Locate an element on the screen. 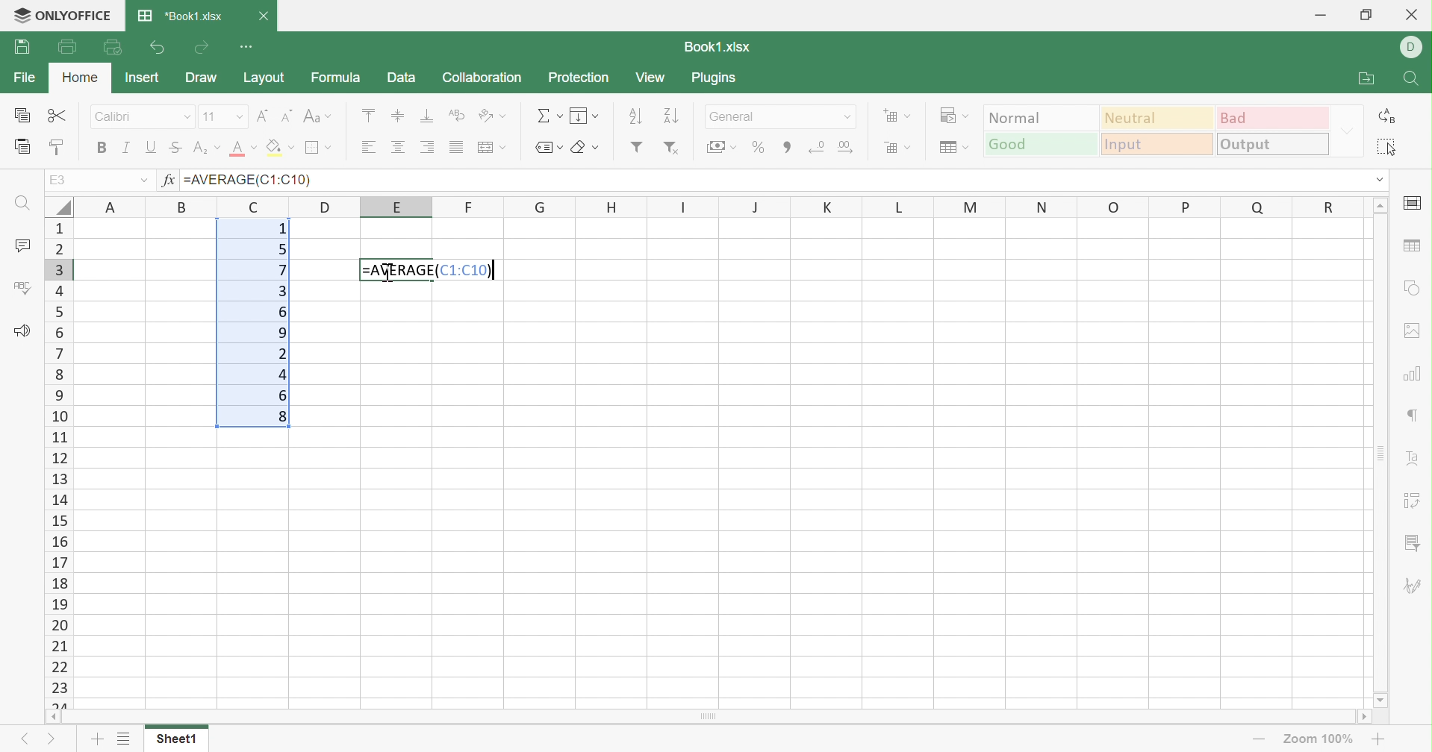  Layout is located at coordinates (264, 80).